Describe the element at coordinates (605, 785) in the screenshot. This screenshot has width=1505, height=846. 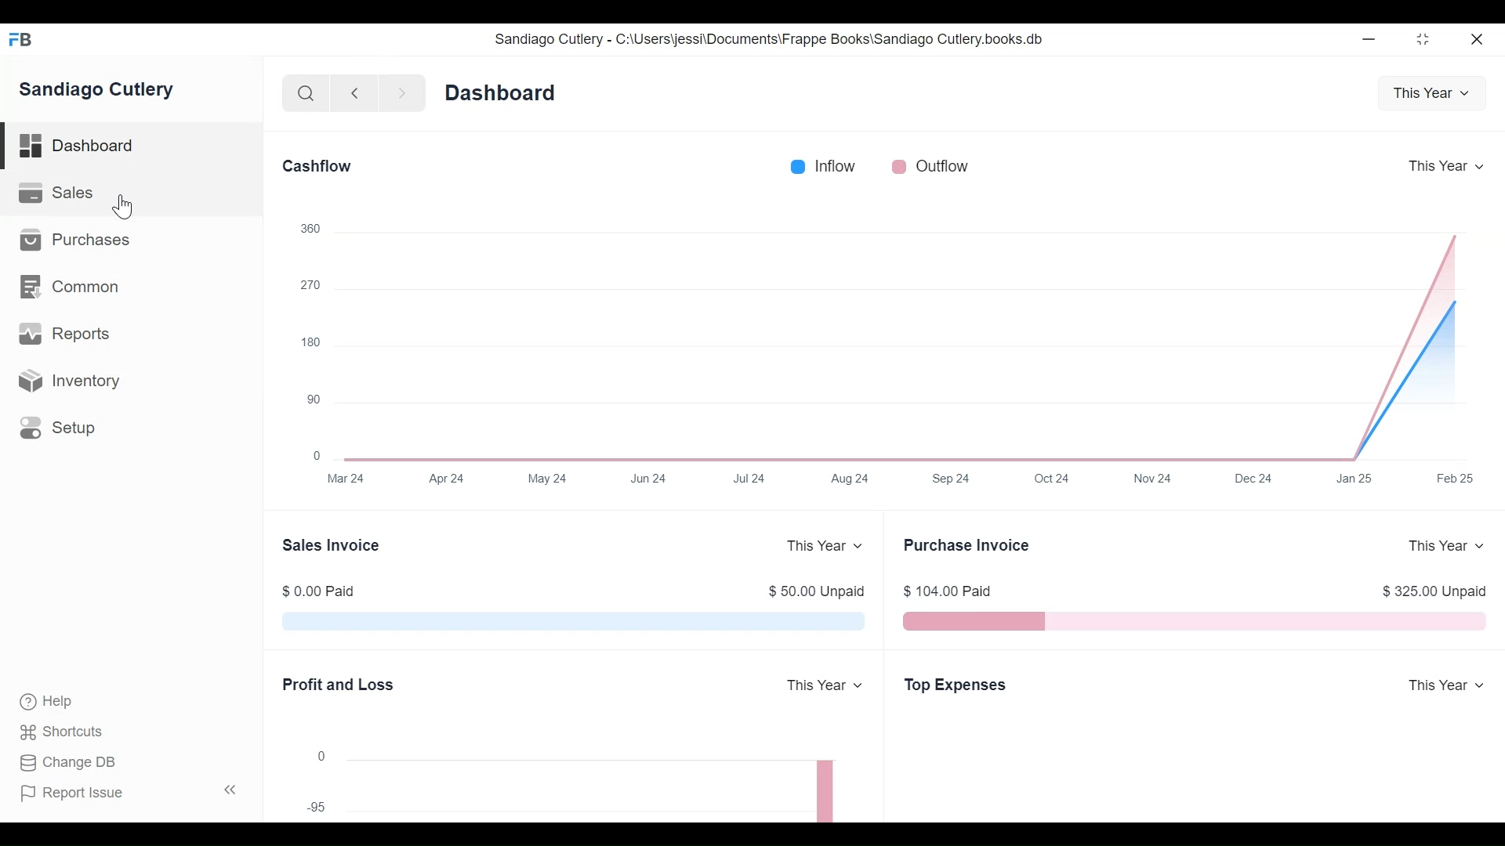
I see `The chart shows the profit (or loss) per month for a year` at that location.